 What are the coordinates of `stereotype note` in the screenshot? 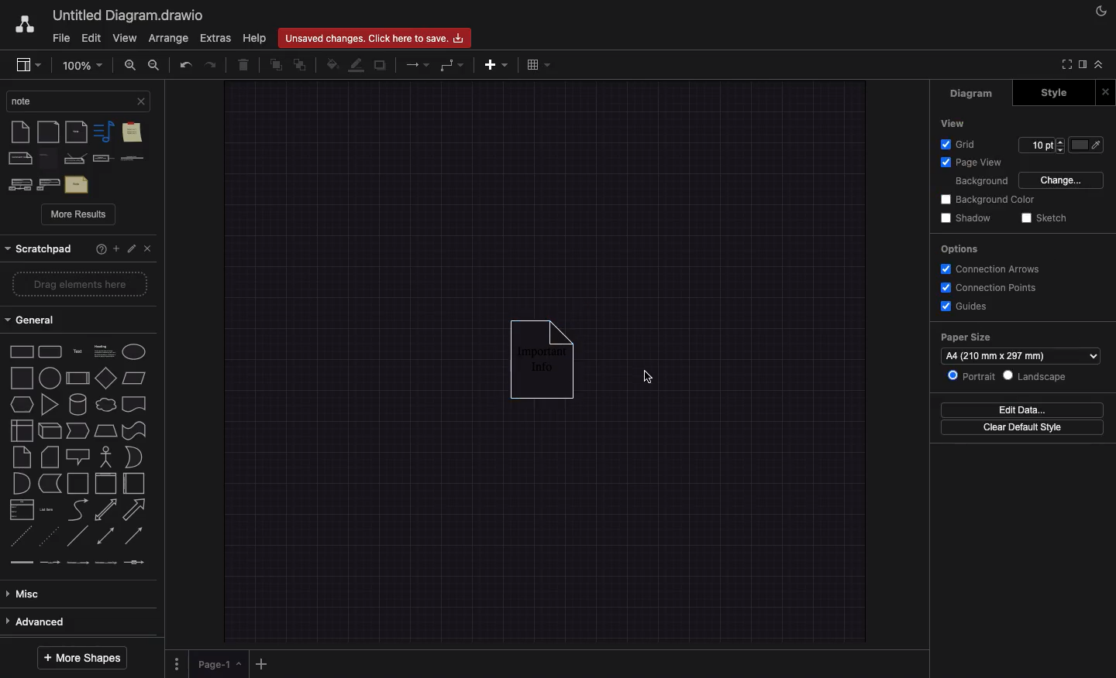 It's located at (18, 184).